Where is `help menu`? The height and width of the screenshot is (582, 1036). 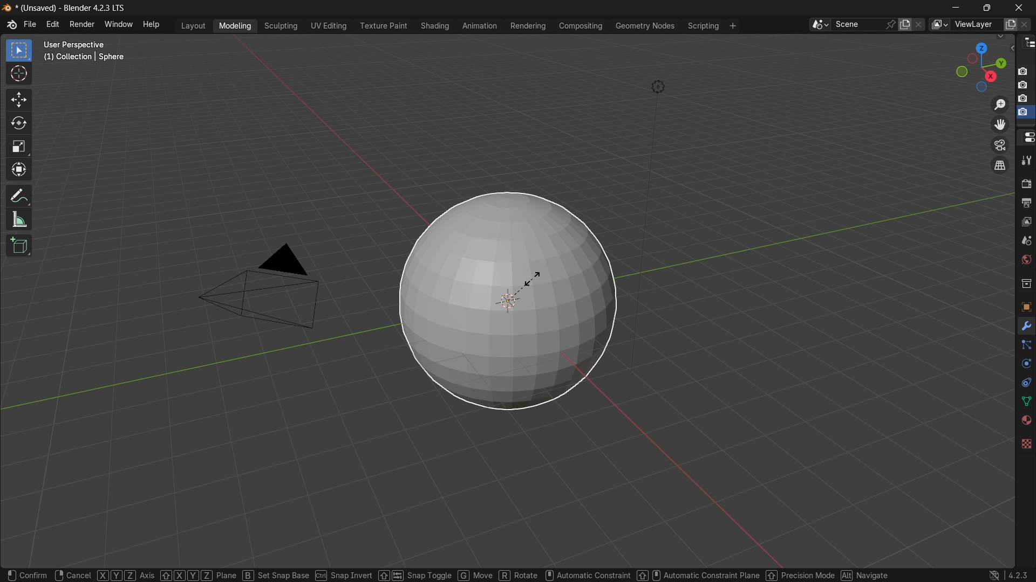 help menu is located at coordinates (153, 26).